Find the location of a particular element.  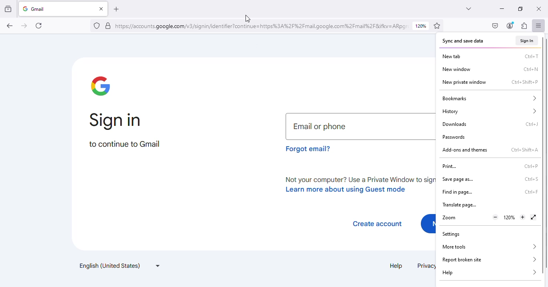

help is located at coordinates (396, 266).